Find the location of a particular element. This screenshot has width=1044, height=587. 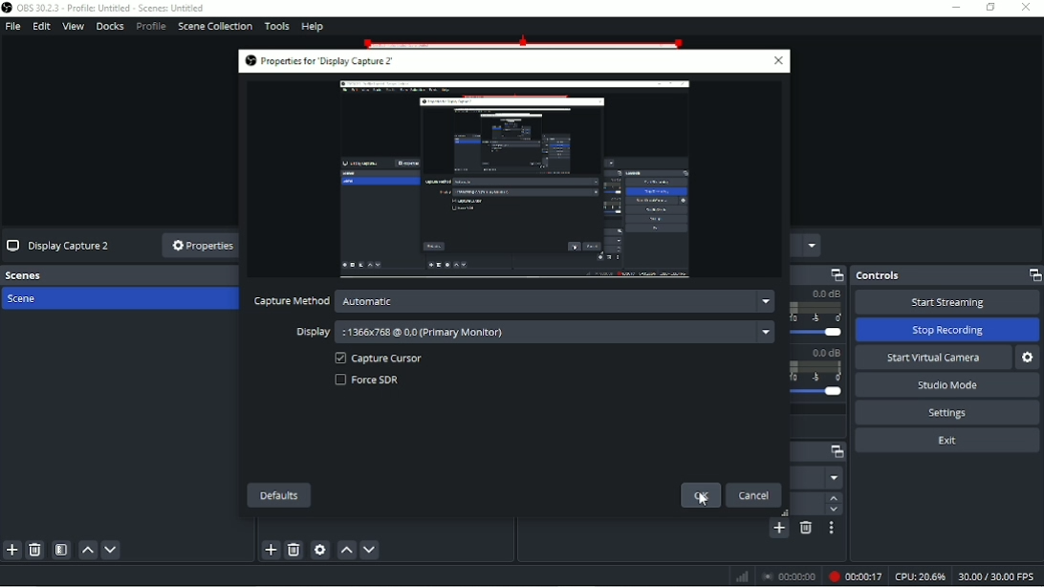

Exit is located at coordinates (947, 441).